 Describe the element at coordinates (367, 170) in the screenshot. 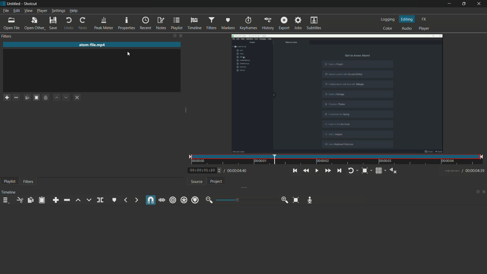

I see `toggle zoom` at that location.